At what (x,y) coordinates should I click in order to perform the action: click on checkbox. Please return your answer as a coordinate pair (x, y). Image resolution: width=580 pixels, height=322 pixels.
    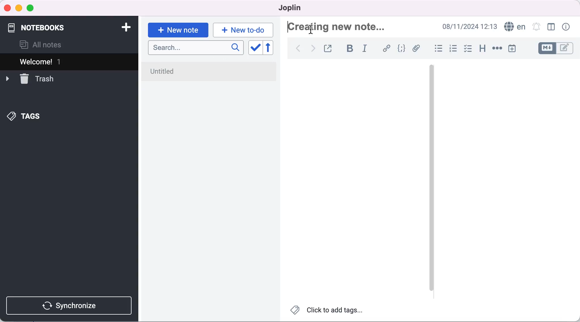
    Looking at the image, I should click on (468, 49).